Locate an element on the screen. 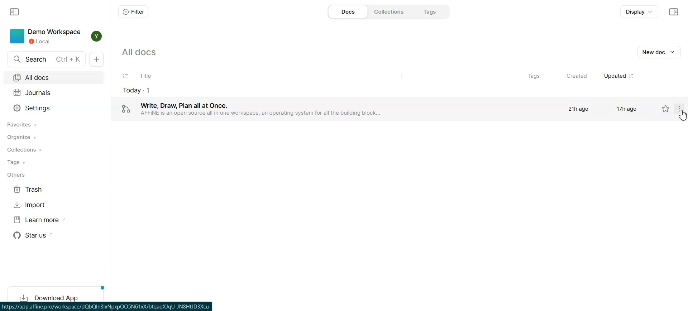 Image resolution: width=688 pixels, height=311 pixels. Settings is located at coordinates (54, 107).